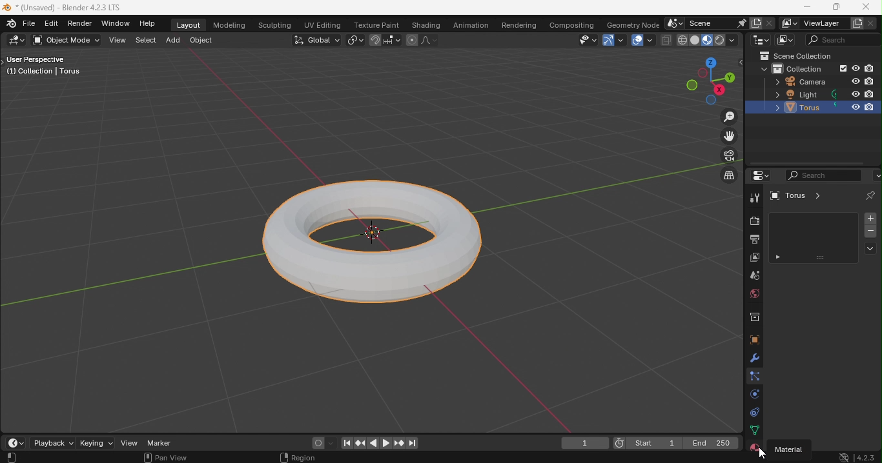 The image size is (882, 463). What do you see at coordinates (873, 23) in the screenshot?
I see `Remove view layer` at bounding box center [873, 23].